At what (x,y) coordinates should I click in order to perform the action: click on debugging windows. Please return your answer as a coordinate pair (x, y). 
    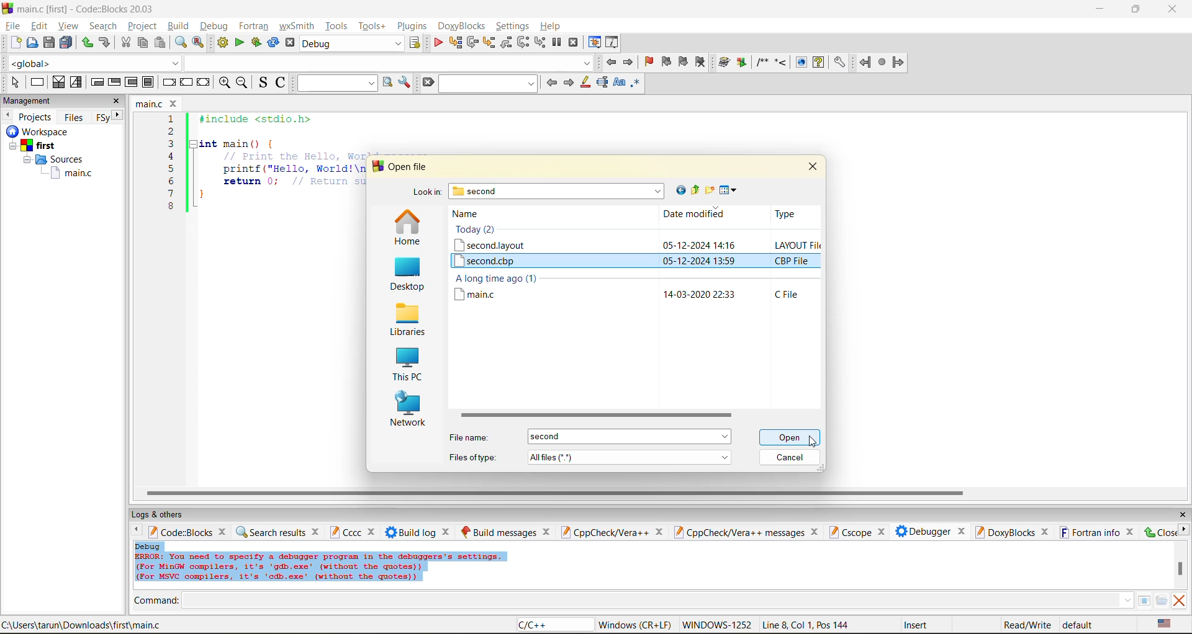
    Looking at the image, I should click on (595, 43).